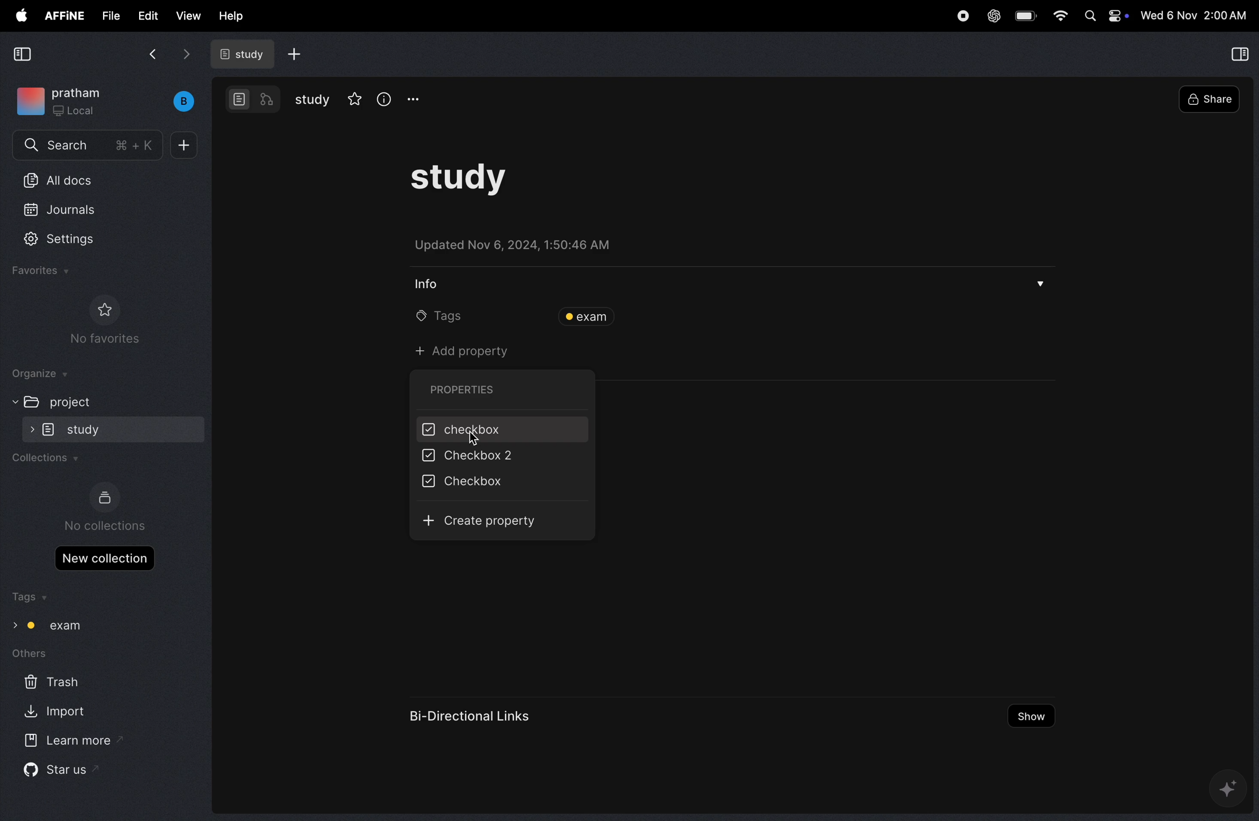  I want to click on organize, so click(35, 375).